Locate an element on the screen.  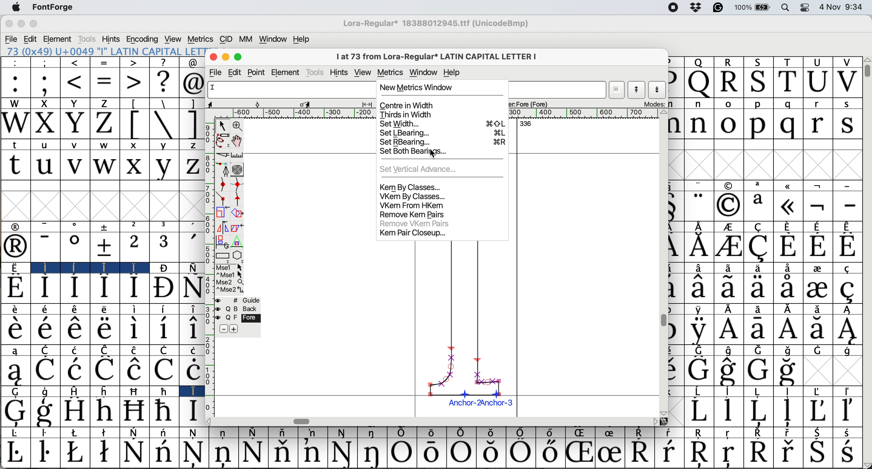
Symbol is located at coordinates (818, 269).